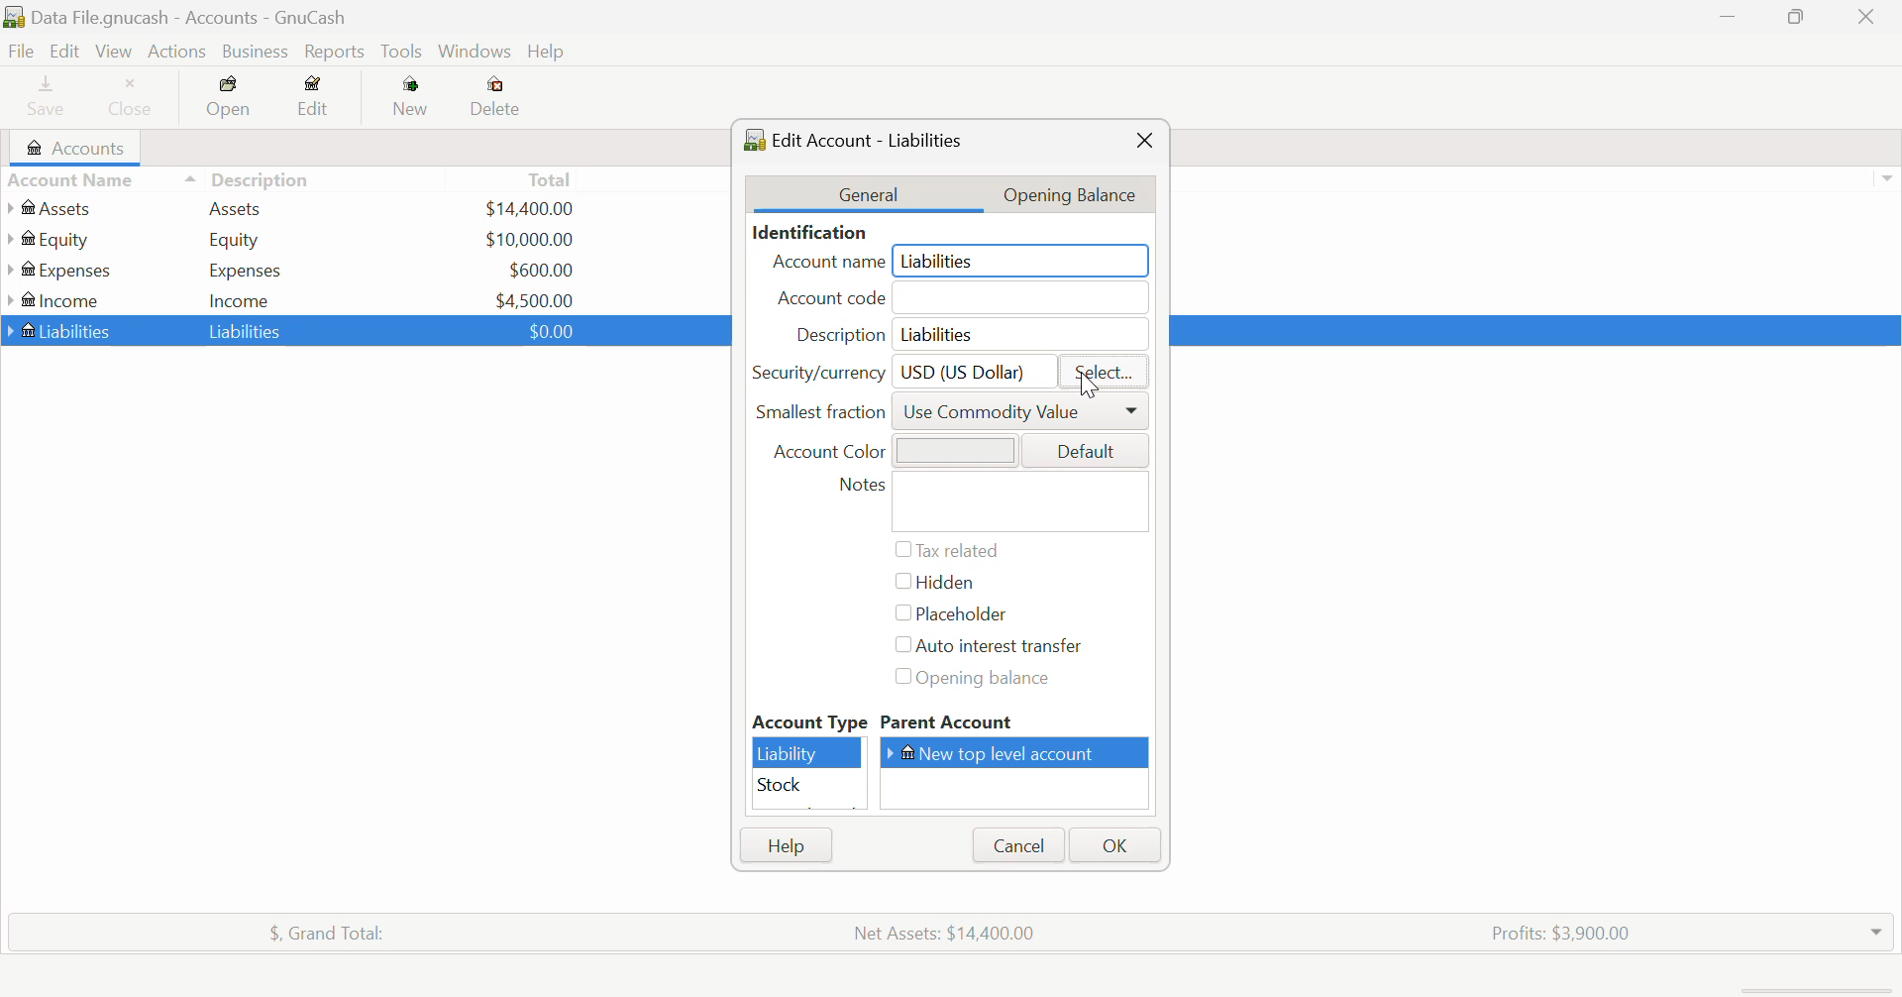  I want to click on Cancel, so click(1016, 845).